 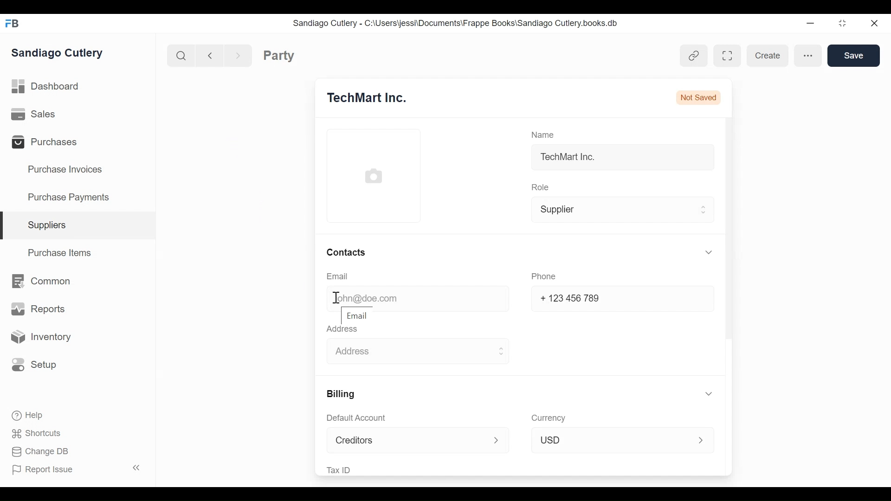 What do you see at coordinates (50, 225) in the screenshot?
I see `Supplies` at bounding box center [50, 225].